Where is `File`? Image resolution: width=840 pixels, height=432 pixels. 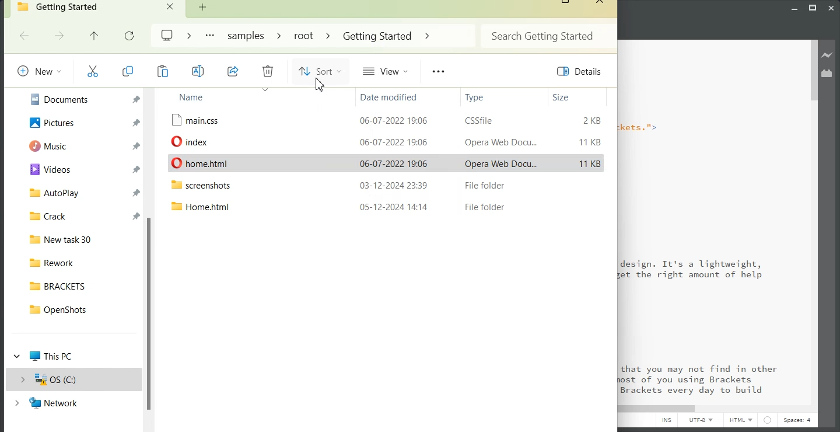
File is located at coordinates (339, 207).